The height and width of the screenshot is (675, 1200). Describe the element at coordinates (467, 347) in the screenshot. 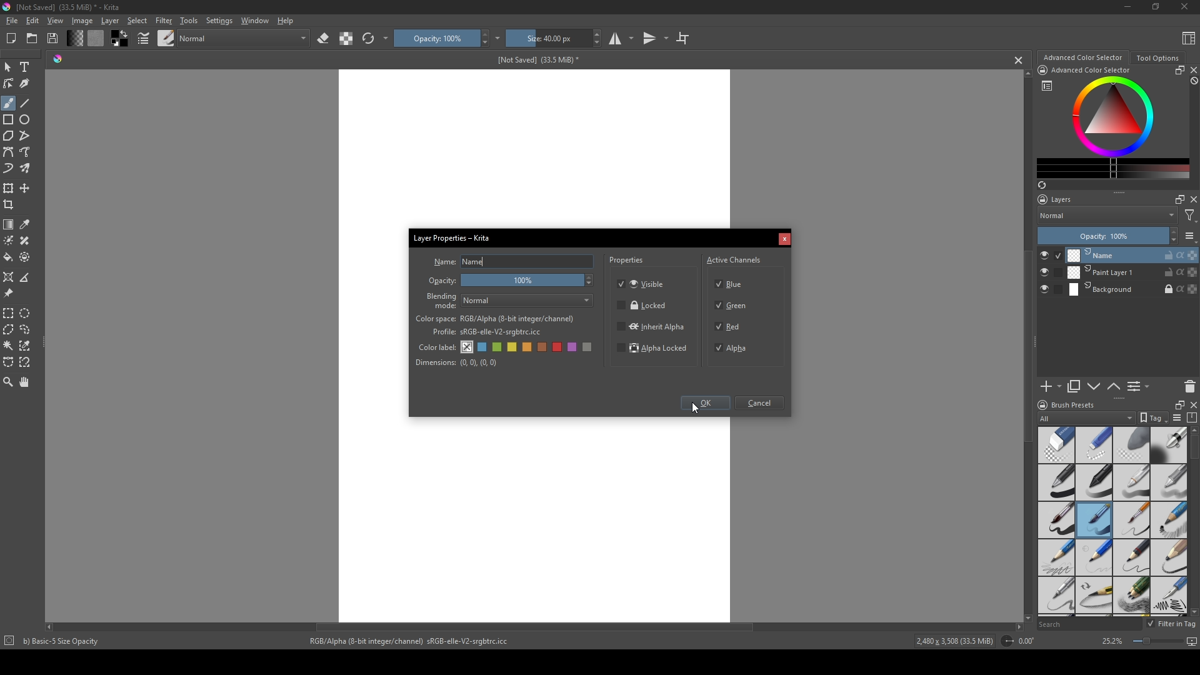

I see `no color` at that location.